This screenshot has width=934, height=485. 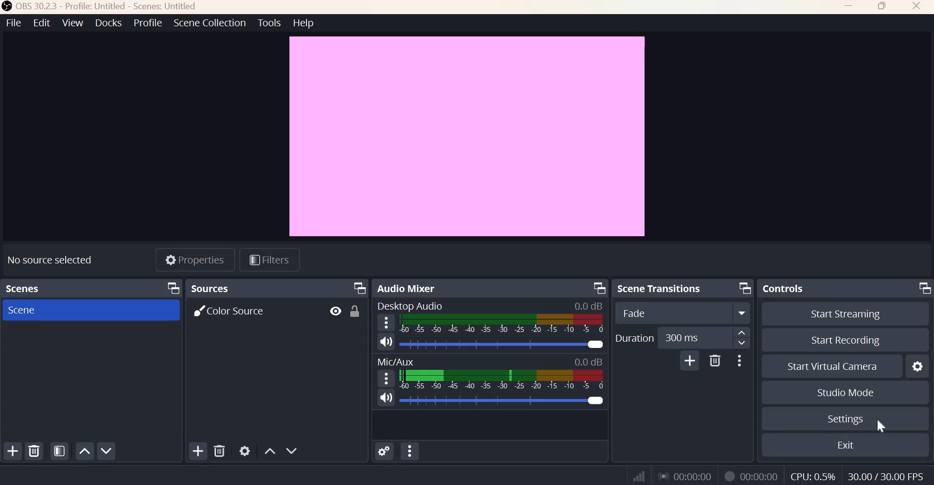 I want to click on Duration Input, so click(x=702, y=337).